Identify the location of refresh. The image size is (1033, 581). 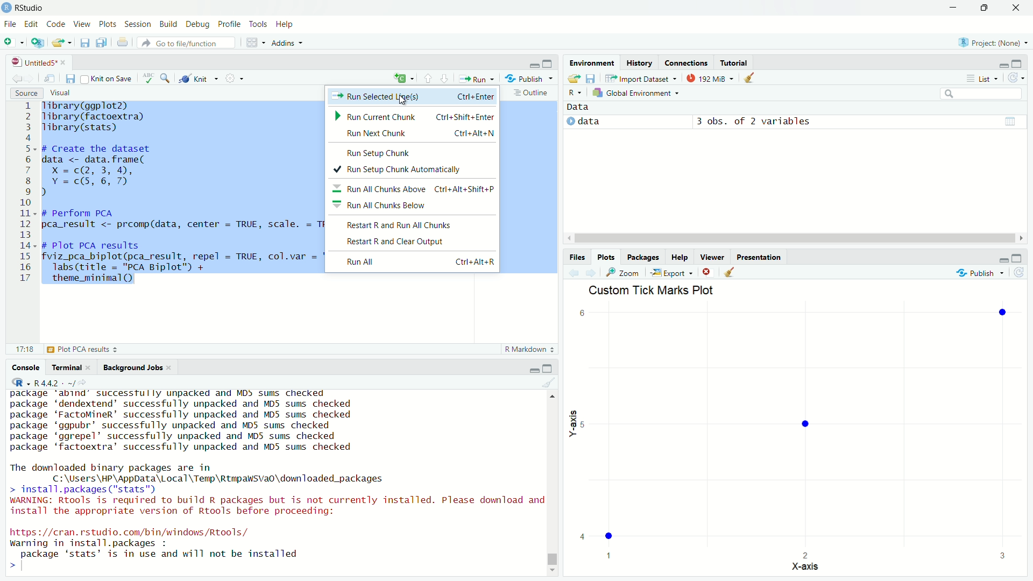
(1015, 78).